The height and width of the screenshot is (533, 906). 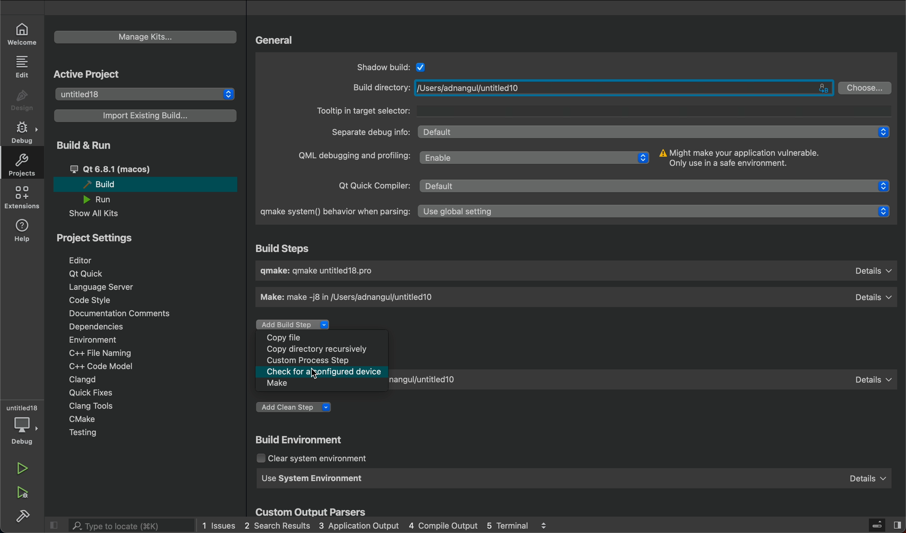 What do you see at coordinates (359, 525) in the screenshot?
I see `3 Application Output` at bounding box center [359, 525].